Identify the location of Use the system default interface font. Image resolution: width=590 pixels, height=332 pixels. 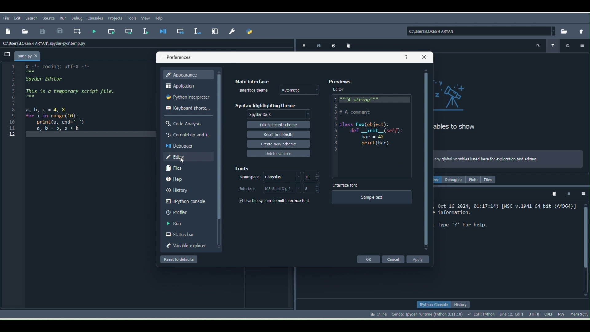
(274, 200).